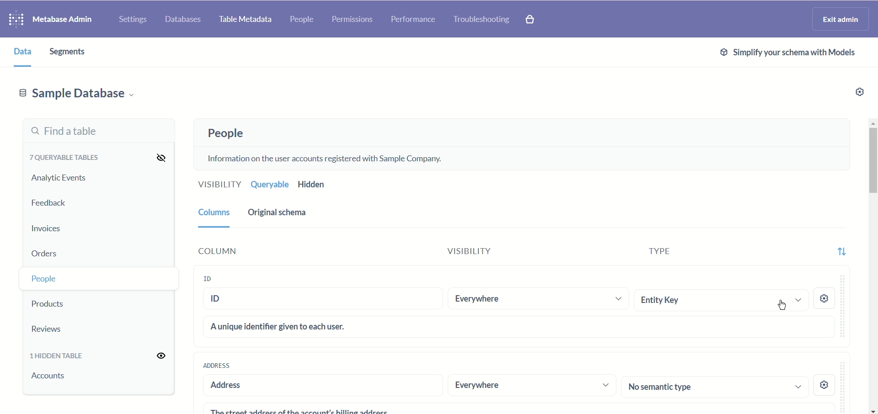 The width and height of the screenshot is (878, 414). What do you see at coordinates (212, 212) in the screenshot?
I see `Columns` at bounding box center [212, 212].